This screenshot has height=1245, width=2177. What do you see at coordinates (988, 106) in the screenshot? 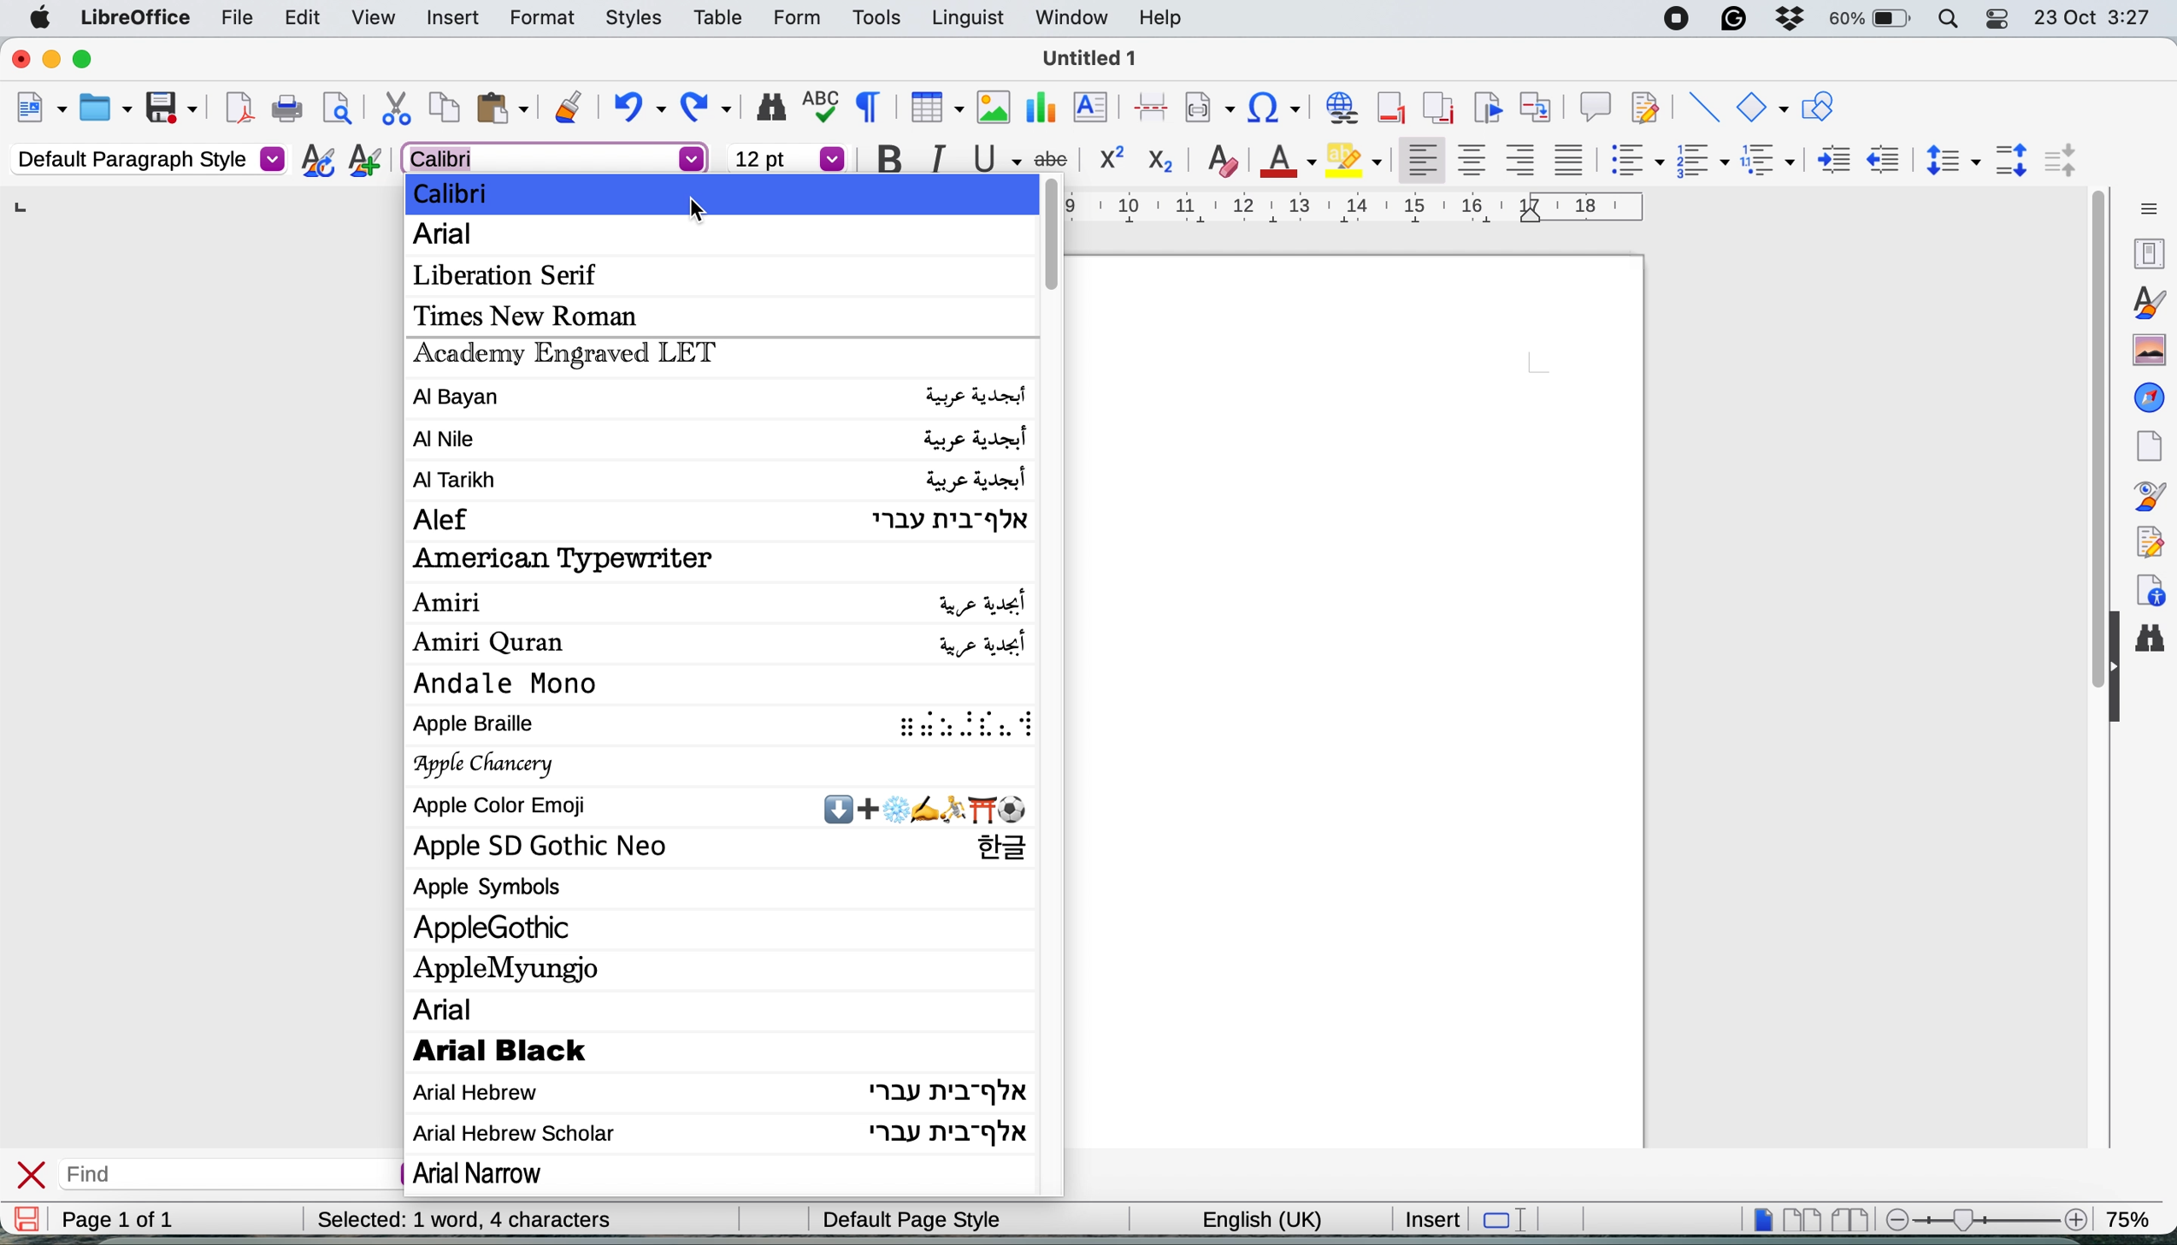
I see `insert image` at bounding box center [988, 106].